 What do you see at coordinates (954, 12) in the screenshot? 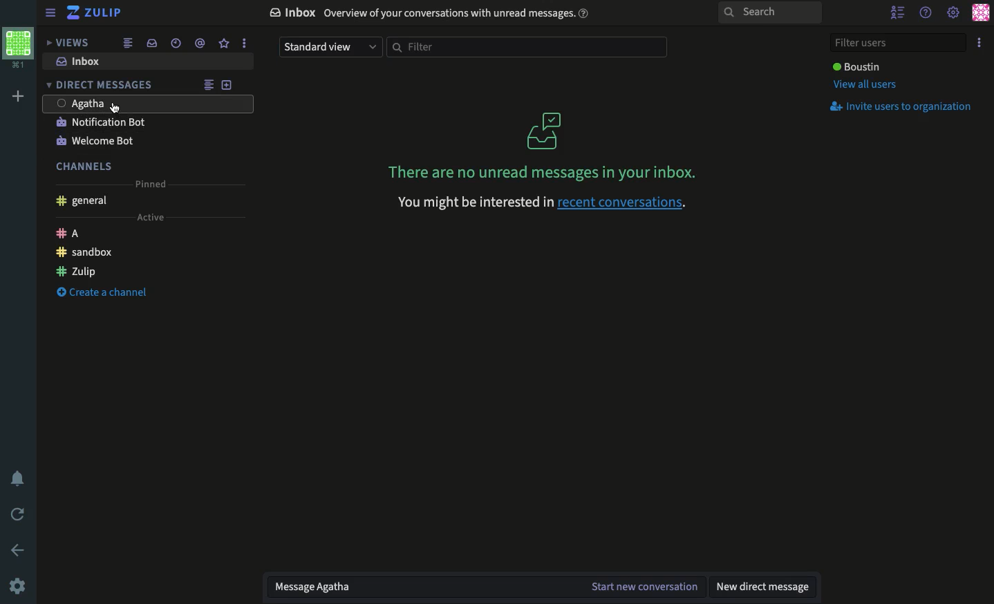
I see `Settings` at bounding box center [954, 12].